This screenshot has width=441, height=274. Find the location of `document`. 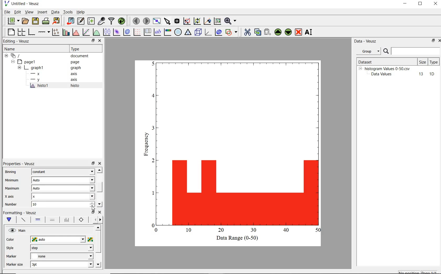

document is located at coordinates (80, 56).